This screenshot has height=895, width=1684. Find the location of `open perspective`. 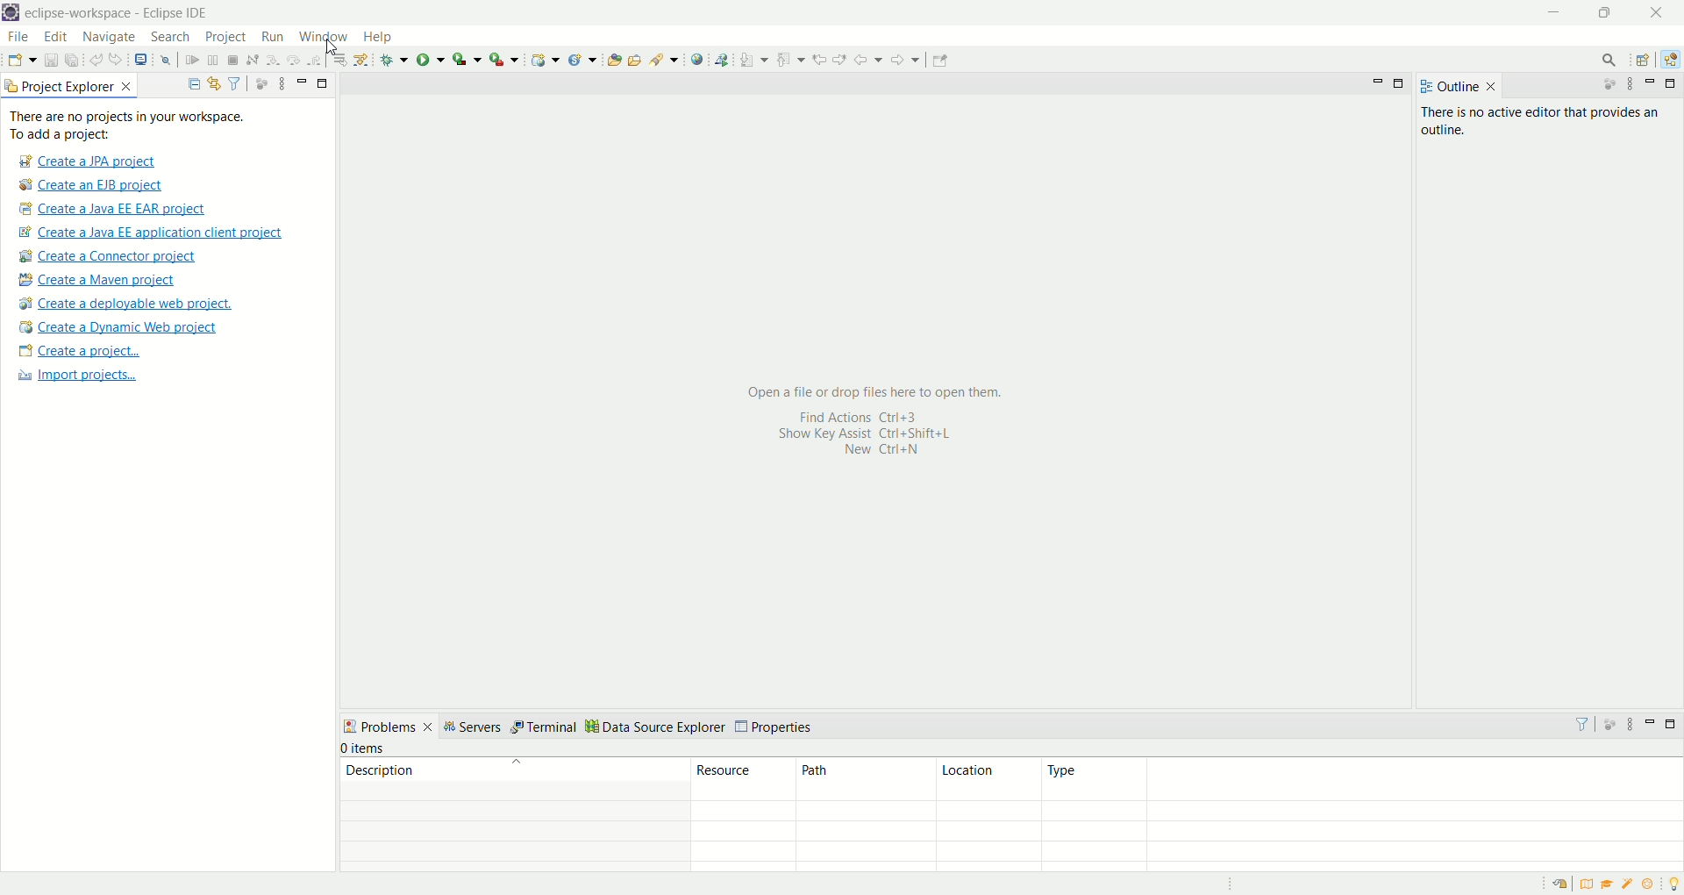

open perspective is located at coordinates (1645, 61).